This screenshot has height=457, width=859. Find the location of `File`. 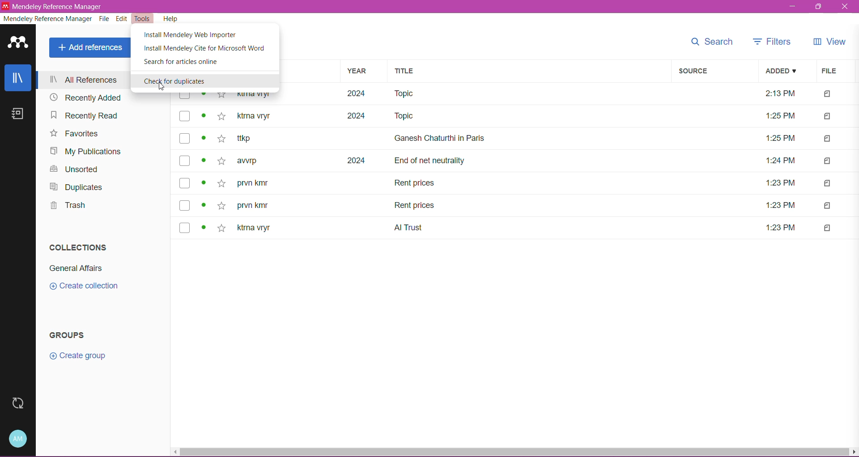

File is located at coordinates (105, 19).